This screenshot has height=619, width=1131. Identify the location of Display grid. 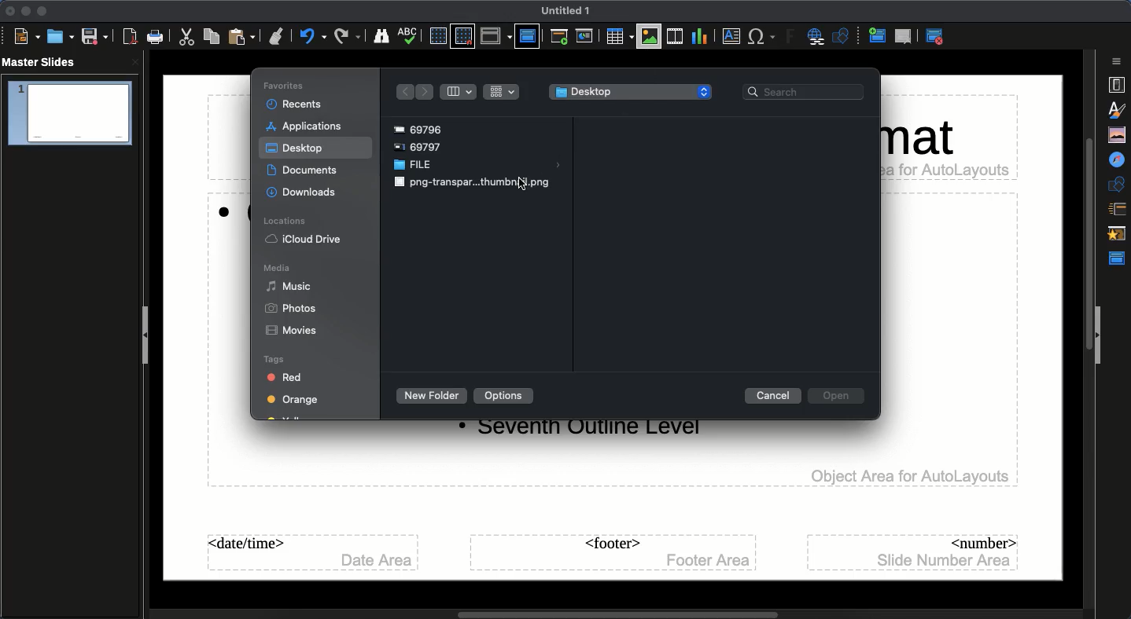
(437, 35).